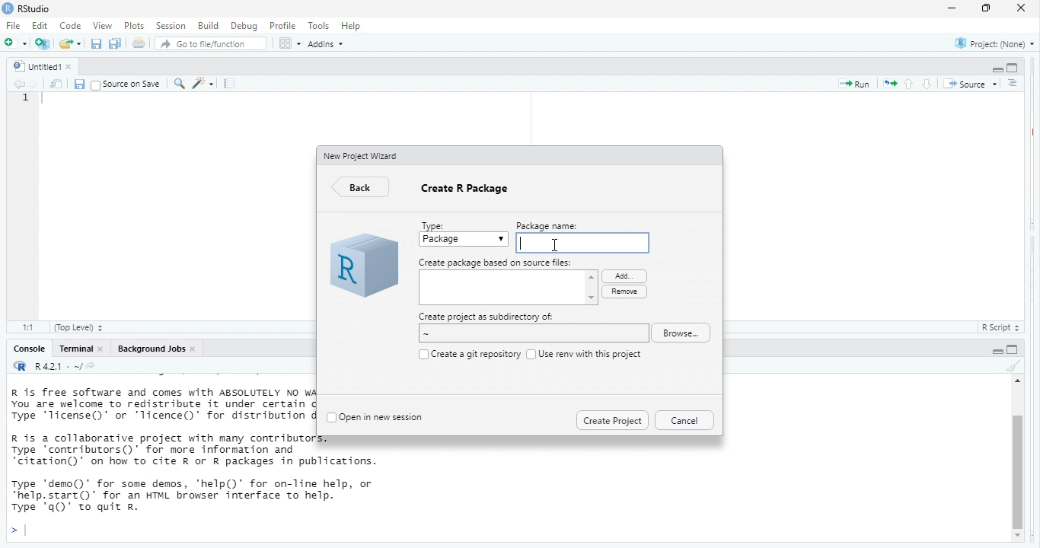  What do you see at coordinates (15, 27) in the screenshot?
I see `file` at bounding box center [15, 27].